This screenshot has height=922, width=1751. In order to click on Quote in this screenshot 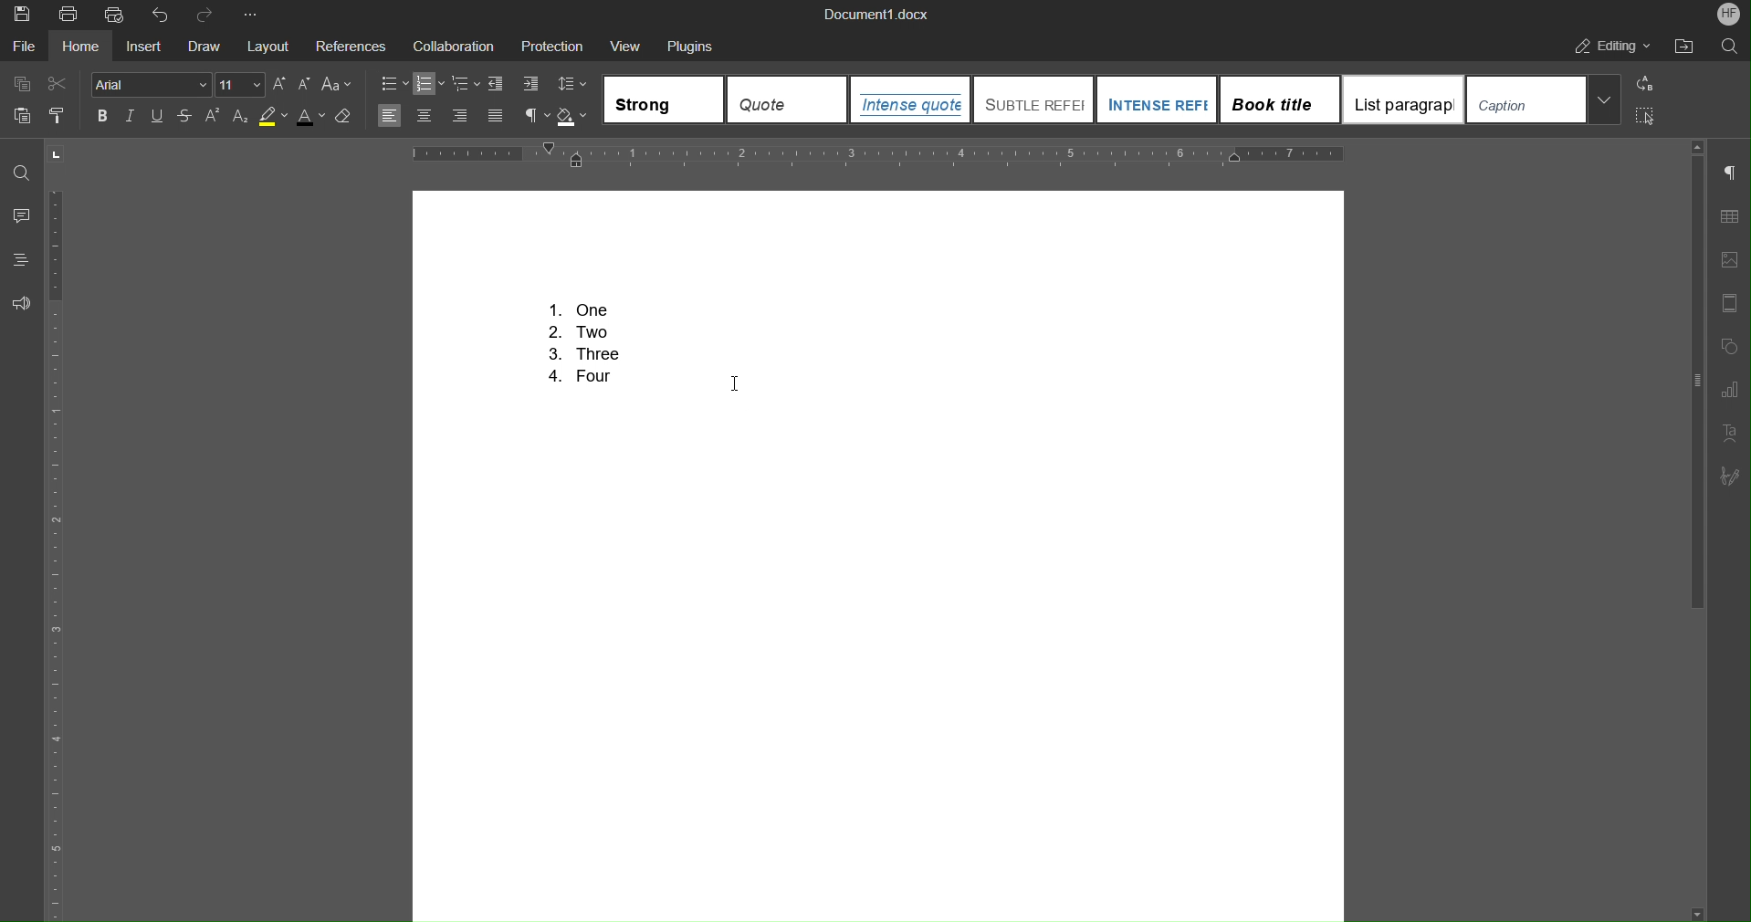, I will do `click(787, 100)`.